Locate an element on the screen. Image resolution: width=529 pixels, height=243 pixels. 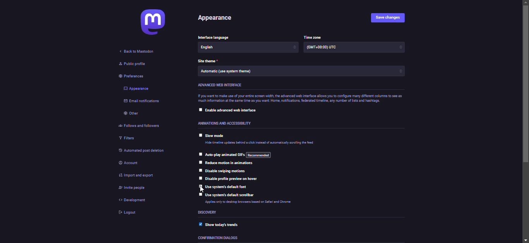
back to mastodon is located at coordinates (139, 52).